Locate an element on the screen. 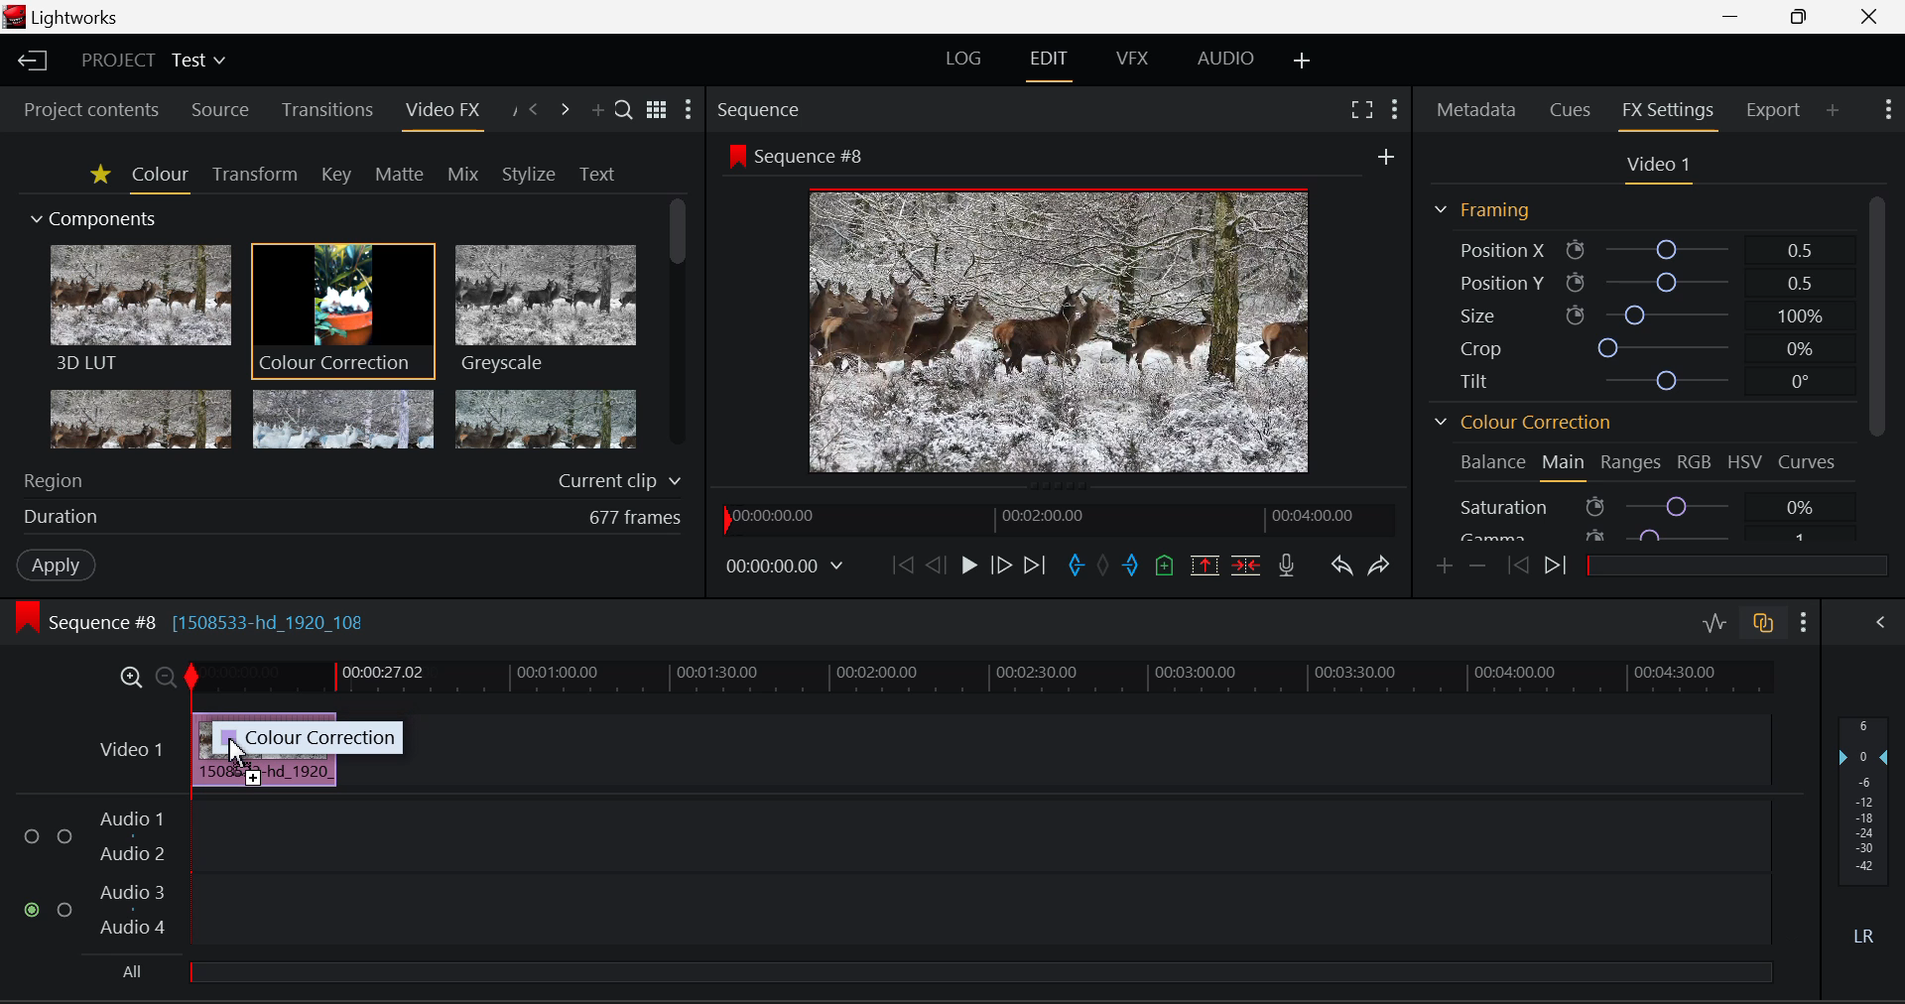  Audio 4 is located at coordinates (135, 931).